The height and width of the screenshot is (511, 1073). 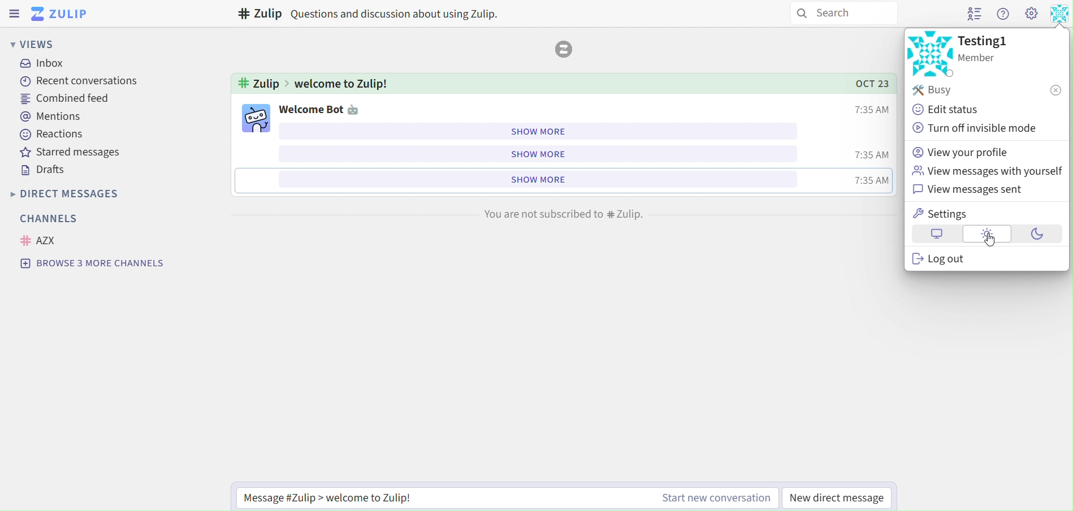 What do you see at coordinates (54, 219) in the screenshot?
I see `channels` at bounding box center [54, 219].